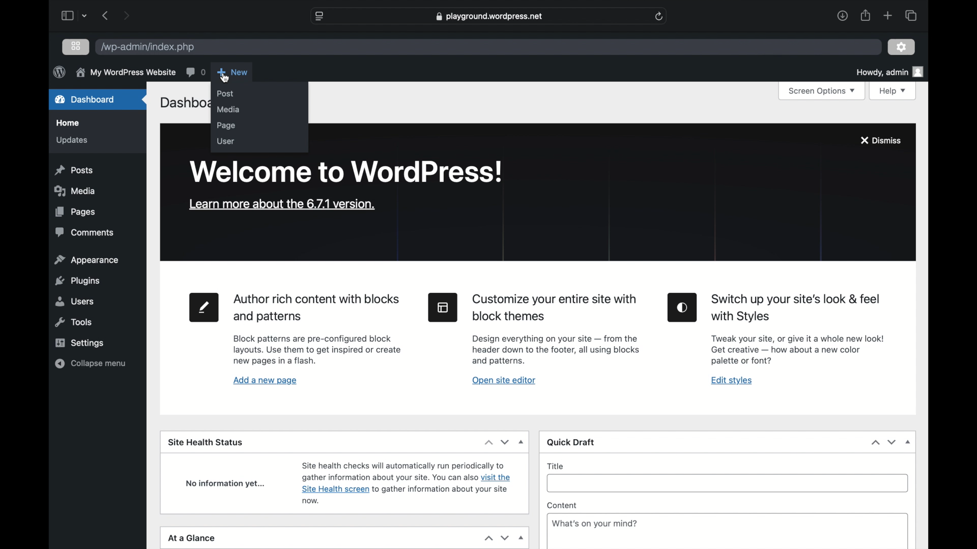 The width and height of the screenshot is (977, 549). I want to click on page tool information, so click(318, 350).